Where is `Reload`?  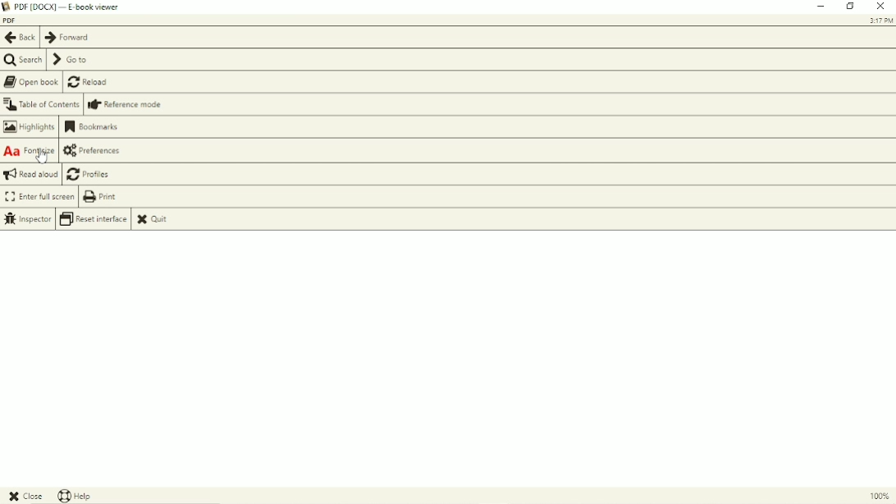
Reload is located at coordinates (91, 82).